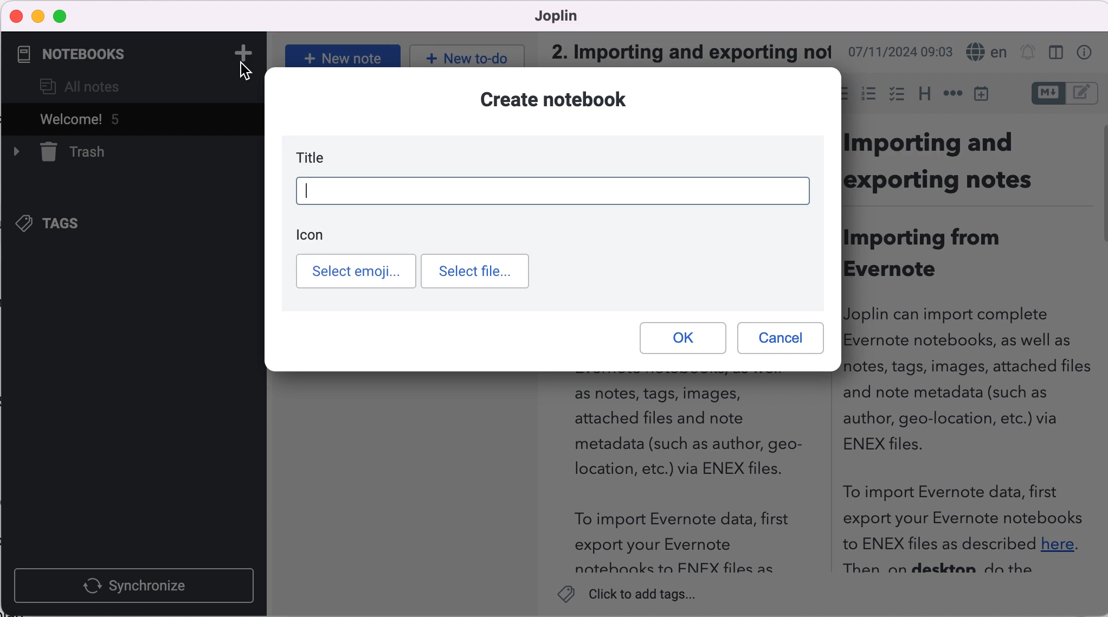 This screenshot has height=617, width=1108. Describe the element at coordinates (340, 57) in the screenshot. I see `New note` at that location.